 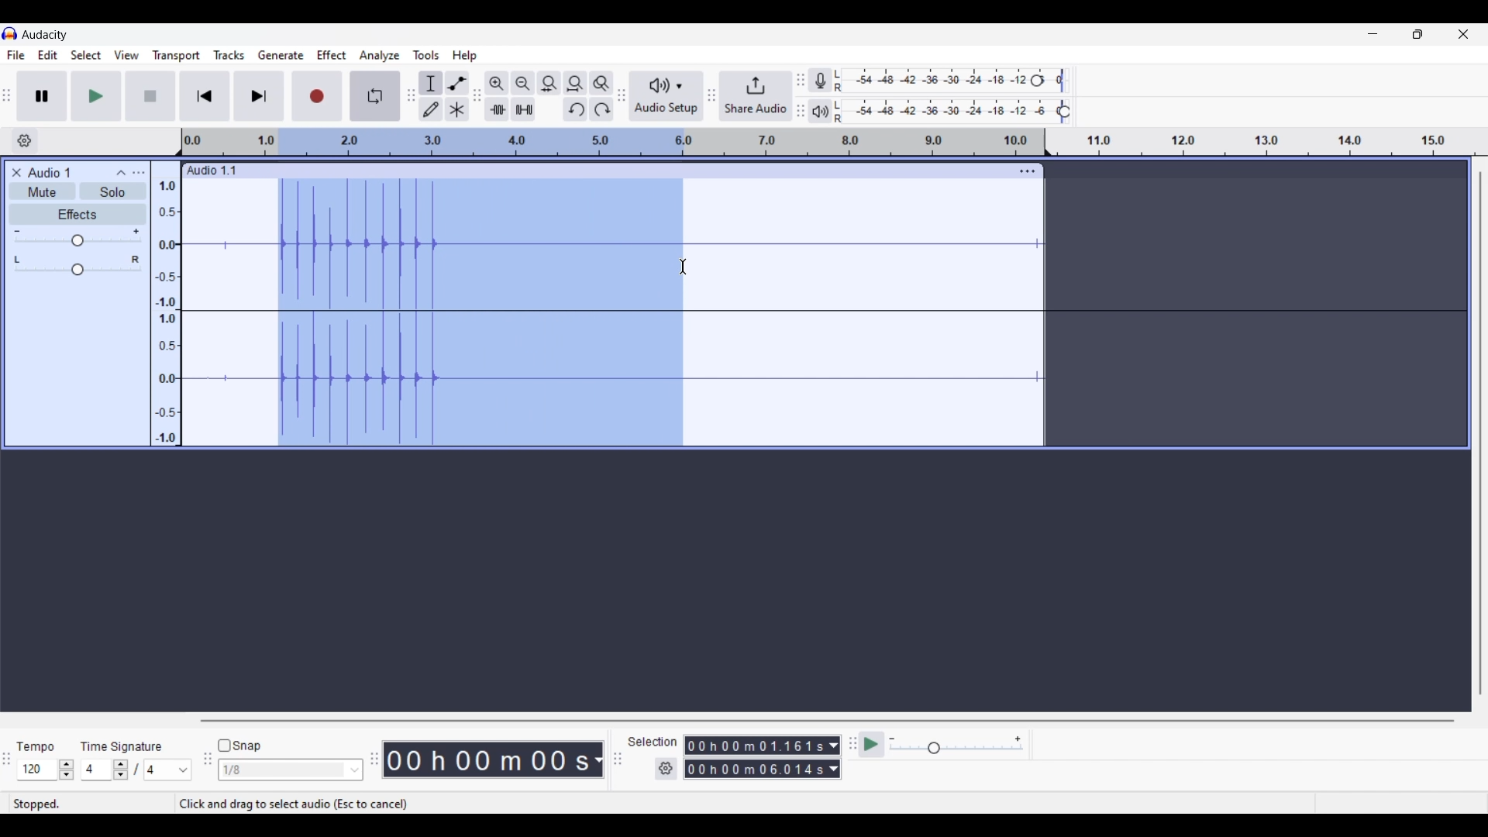 What do you see at coordinates (496, 82) in the screenshot?
I see `Zoom in` at bounding box center [496, 82].